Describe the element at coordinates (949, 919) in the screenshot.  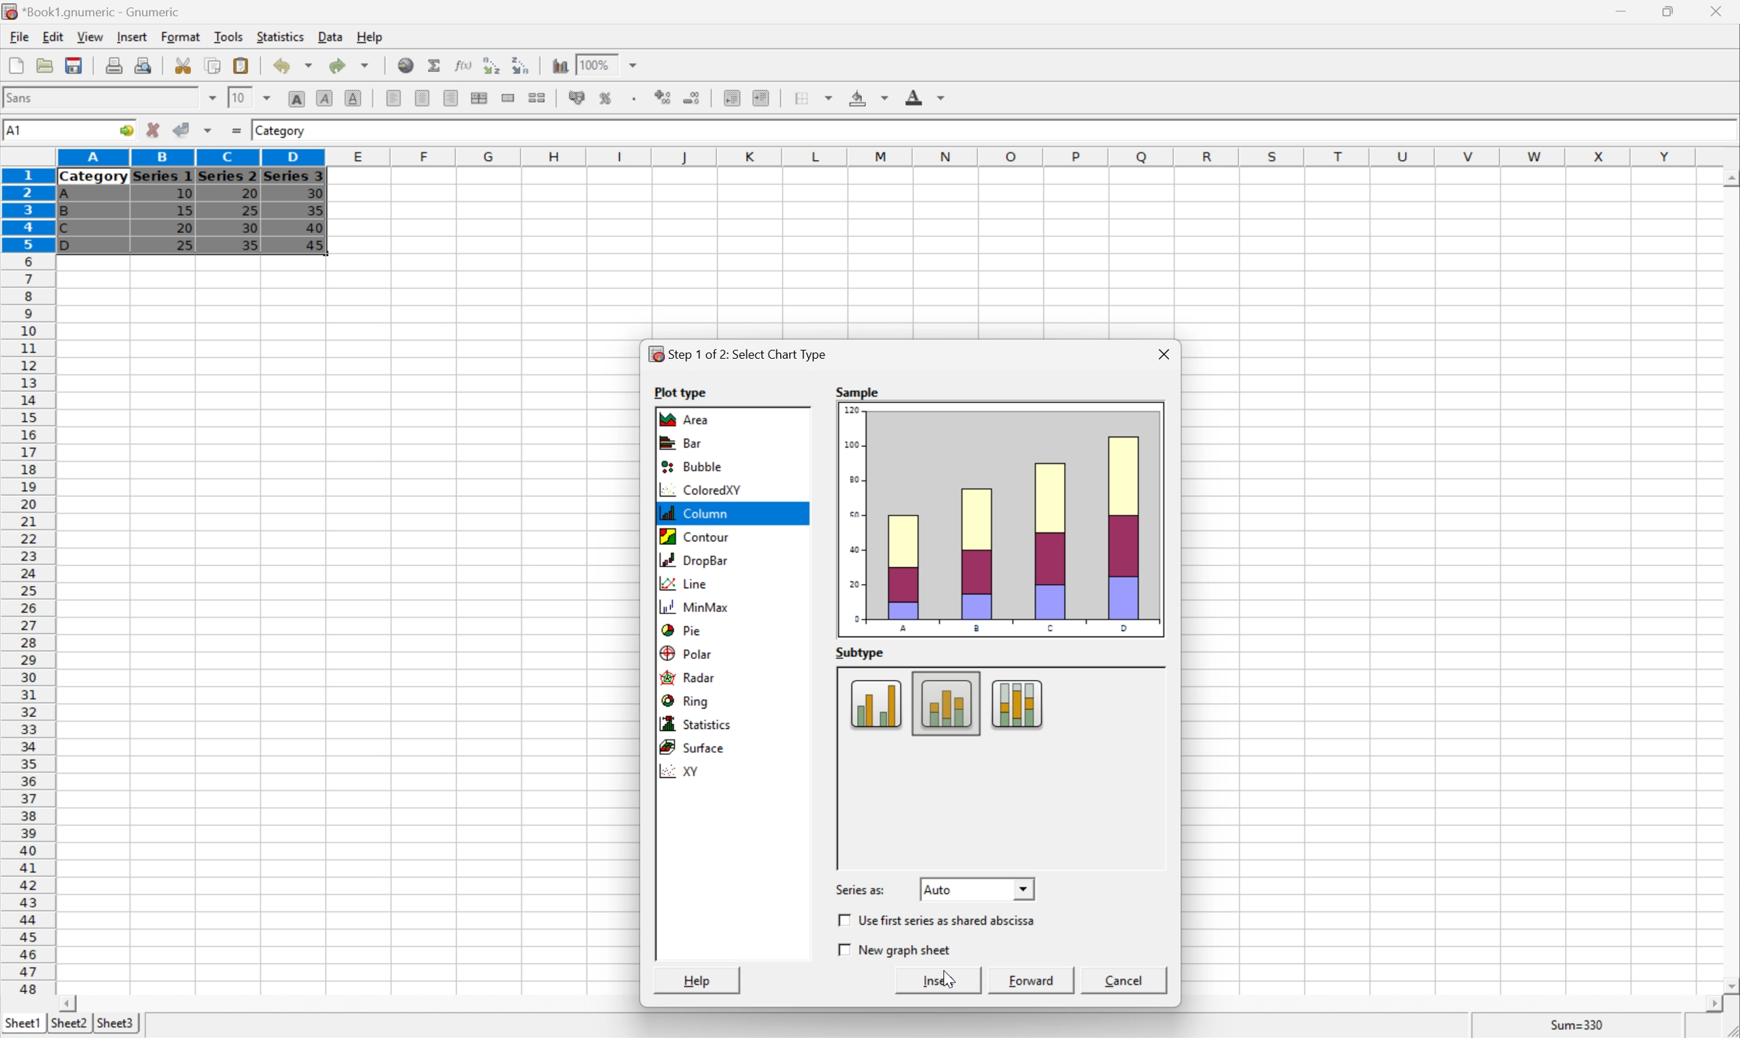
I see `Use first series as shared abscissa` at that location.